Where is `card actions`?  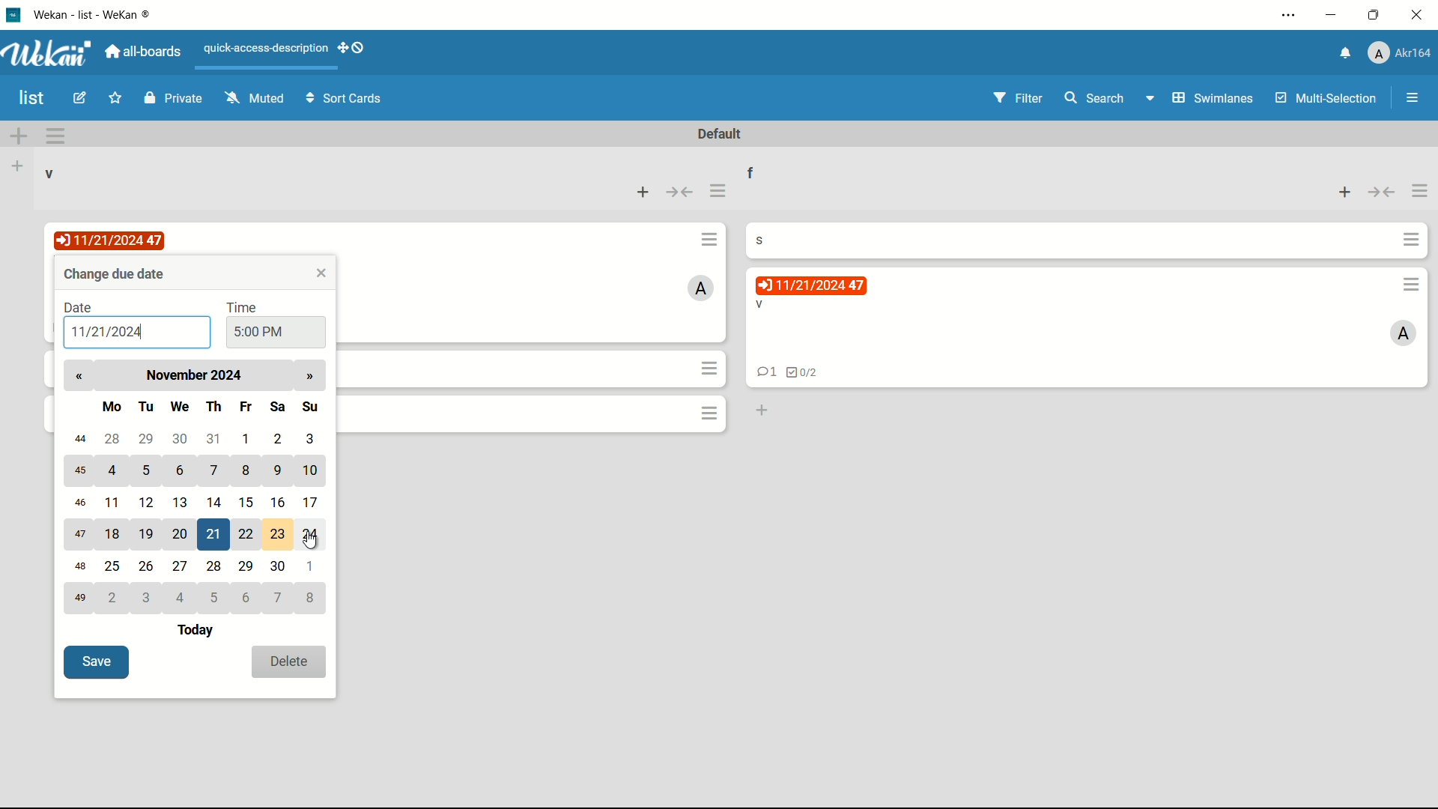 card actions is located at coordinates (1412, 285).